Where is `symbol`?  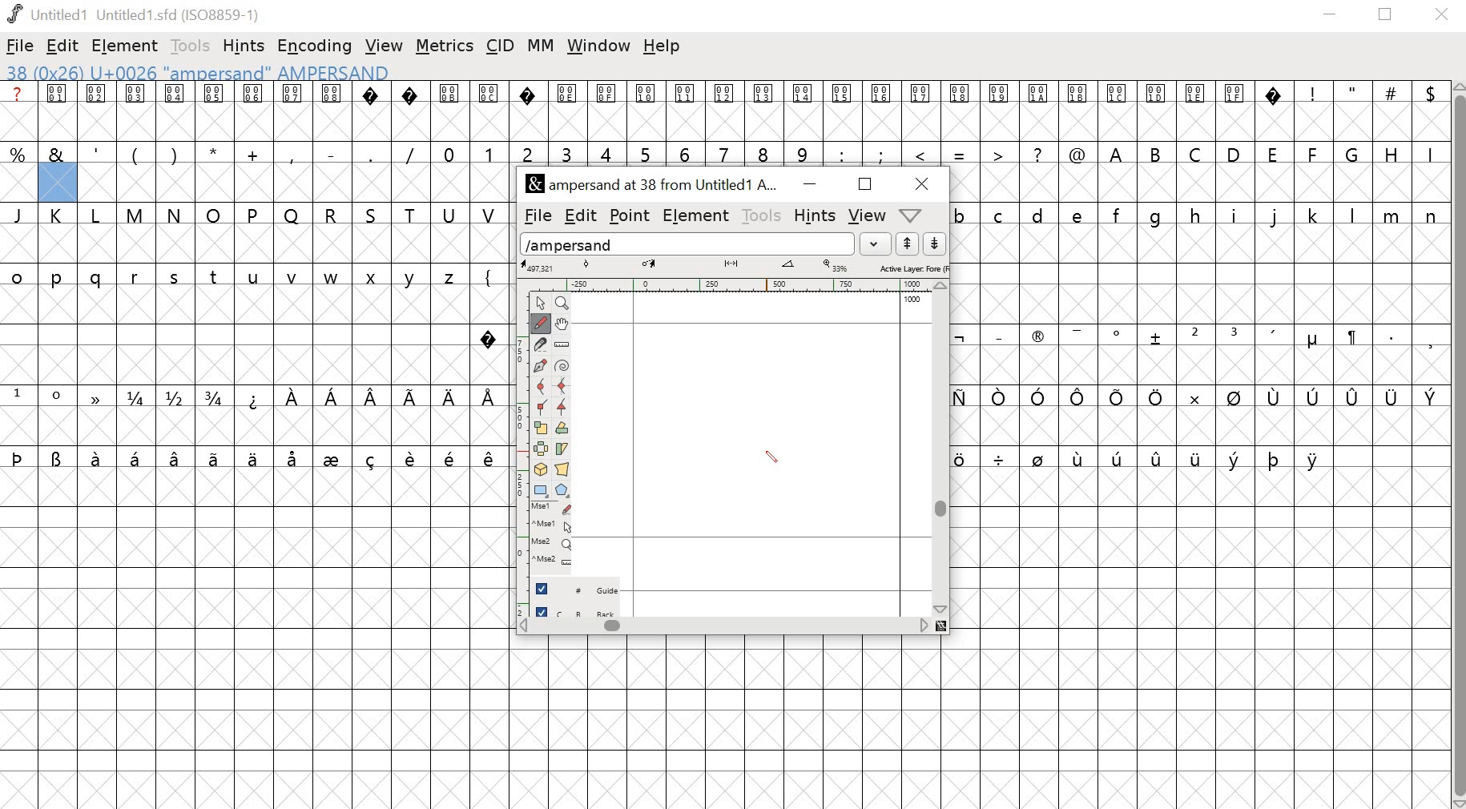
symbol is located at coordinates (1039, 457).